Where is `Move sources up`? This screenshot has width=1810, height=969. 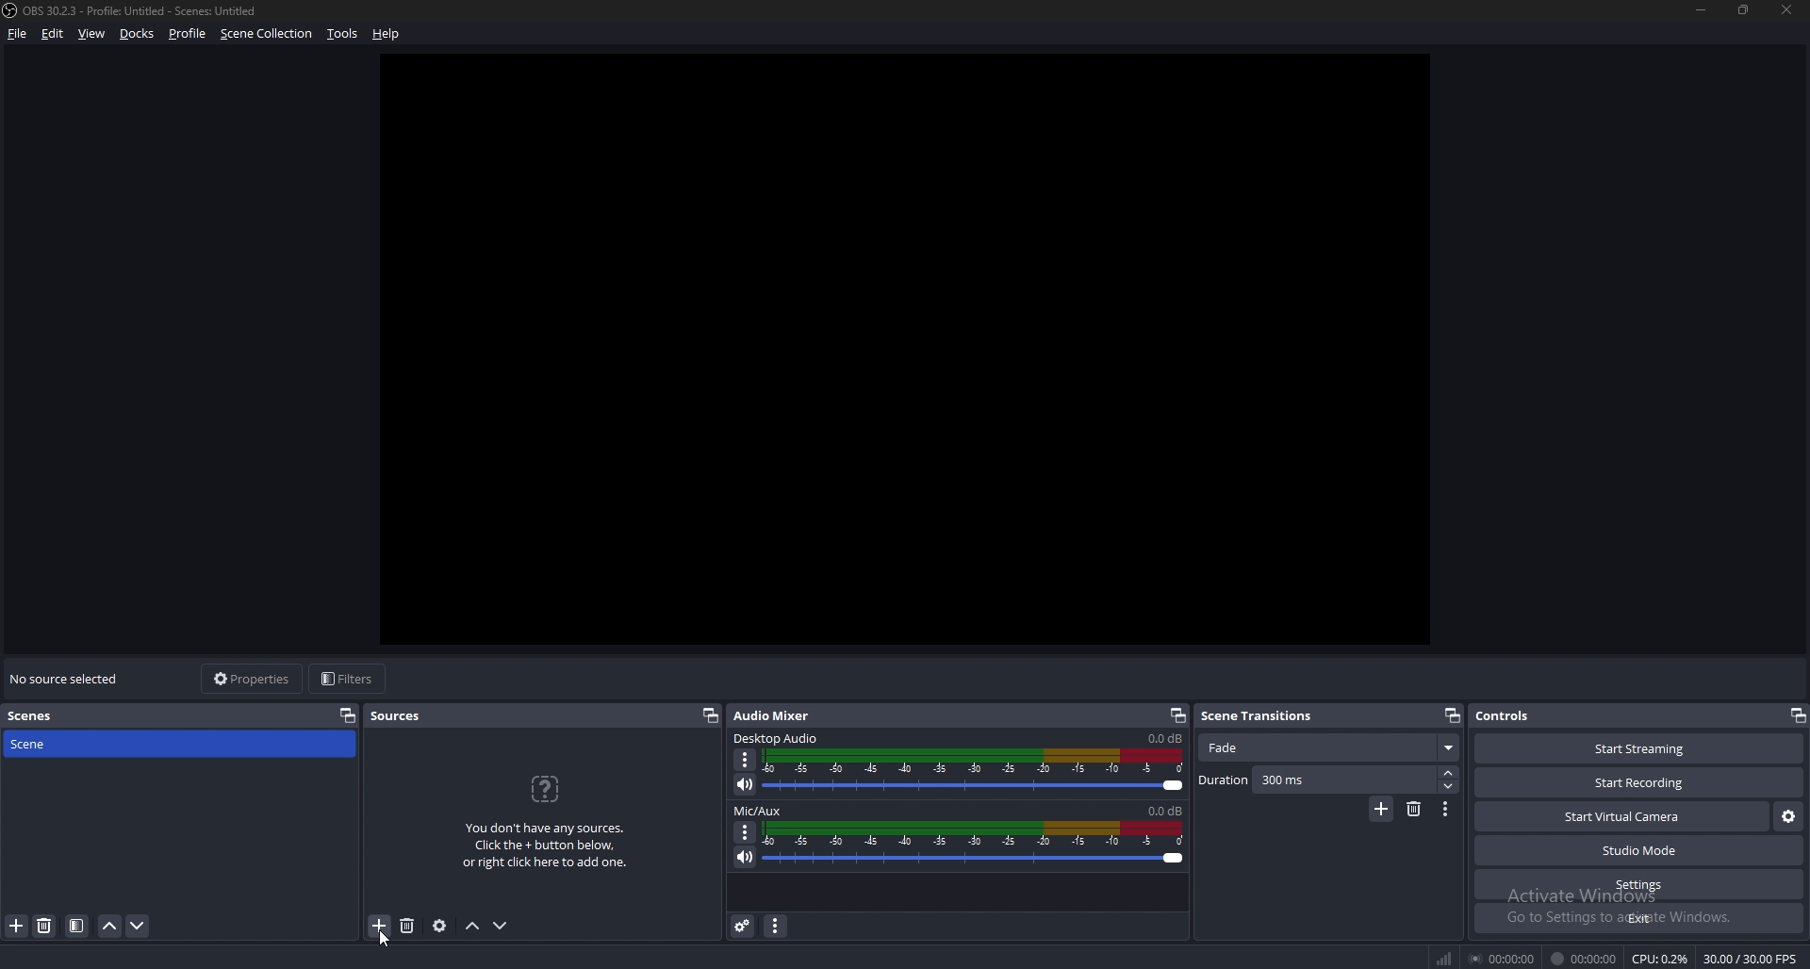 Move sources up is located at coordinates (473, 927).